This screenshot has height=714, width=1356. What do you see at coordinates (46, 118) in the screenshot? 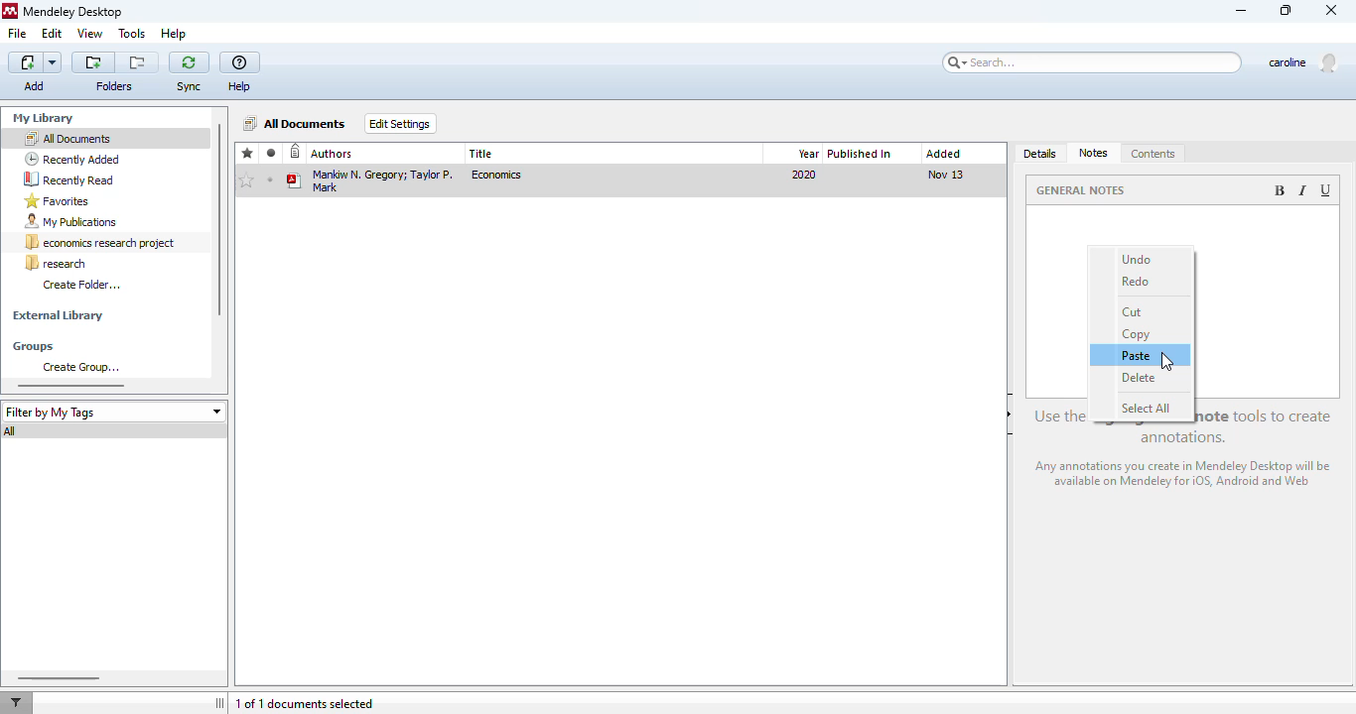
I see `my library` at bounding box center [46, 118].